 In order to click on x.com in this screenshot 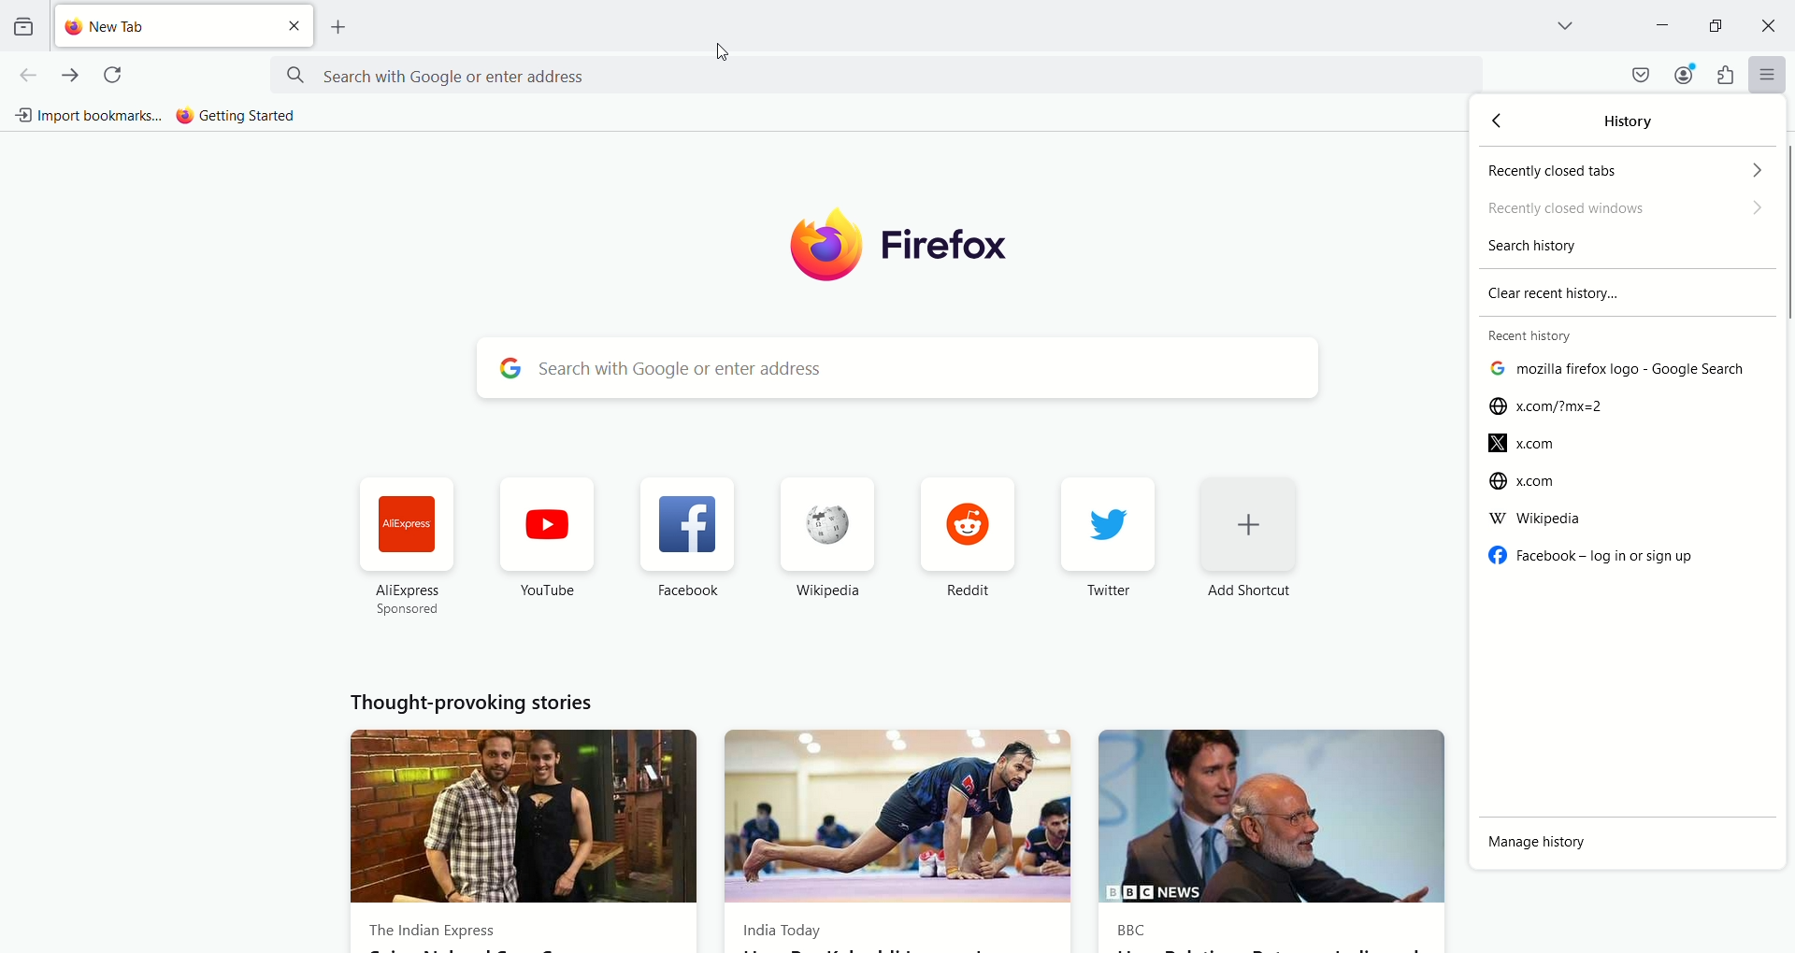, I will do `click(1528, 479)`.